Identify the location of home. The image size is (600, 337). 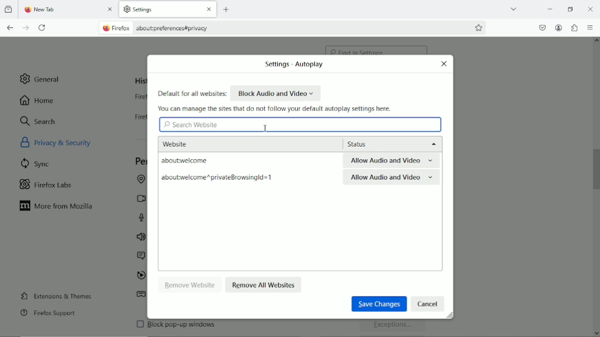
(38, 100).